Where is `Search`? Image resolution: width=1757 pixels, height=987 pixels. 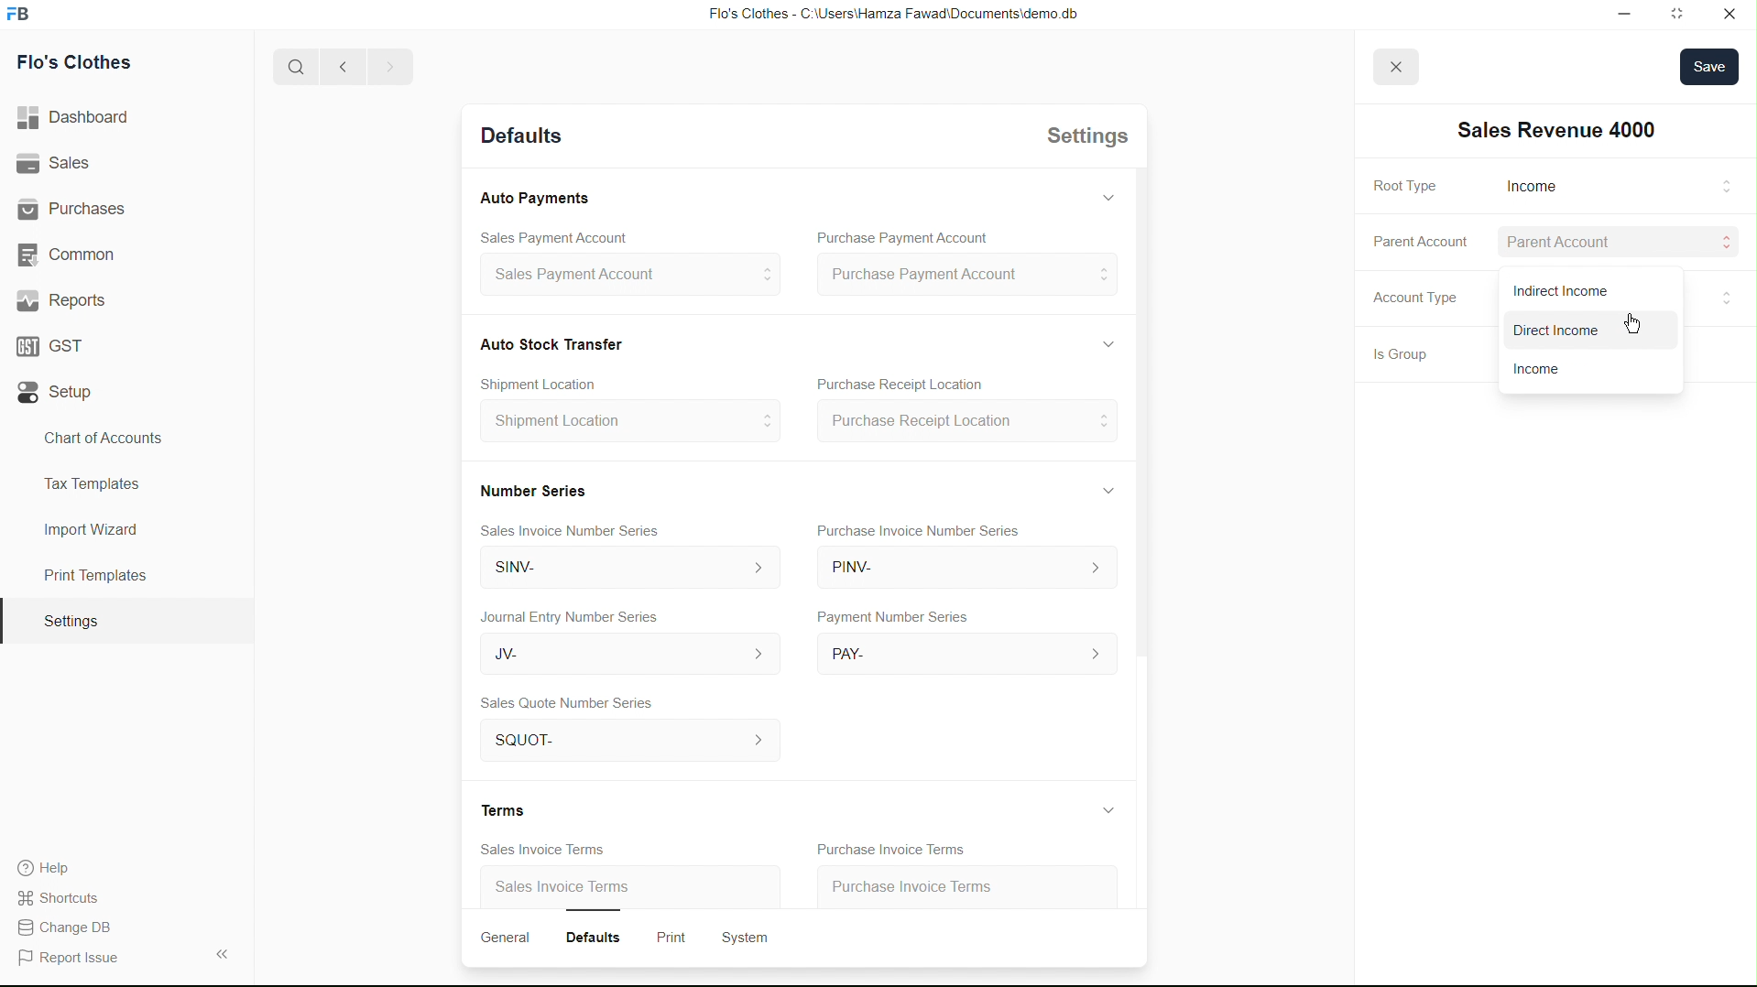 Search is located at coordinates (289, 67).